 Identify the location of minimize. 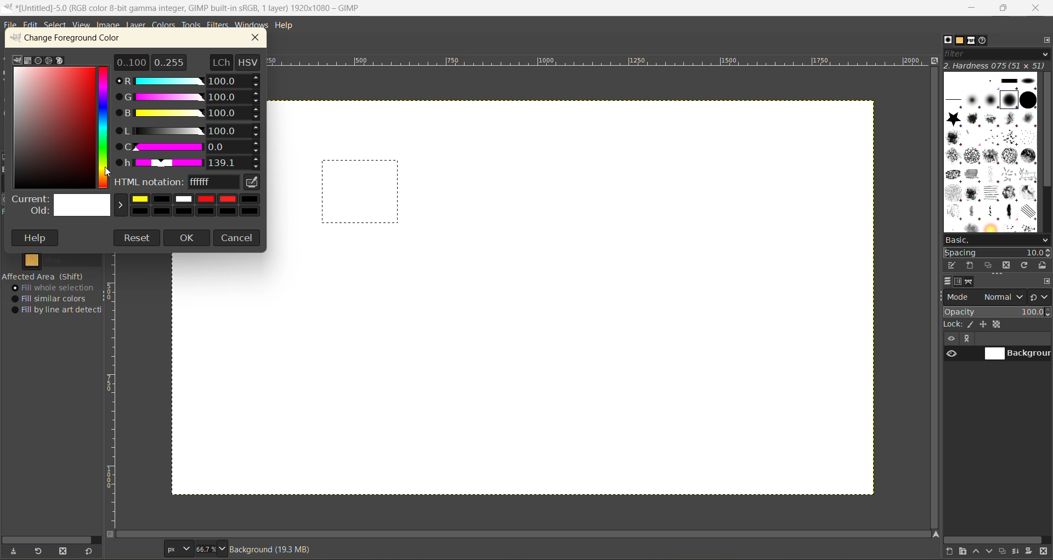
(973, 7).